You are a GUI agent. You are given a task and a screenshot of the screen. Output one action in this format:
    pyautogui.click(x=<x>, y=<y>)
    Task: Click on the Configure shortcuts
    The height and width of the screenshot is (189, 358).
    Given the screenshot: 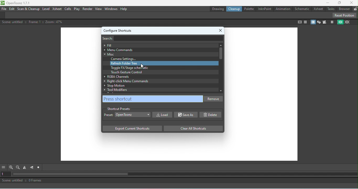 What is the action you would take?
    pyautogui.click(x=118, y=30)
    